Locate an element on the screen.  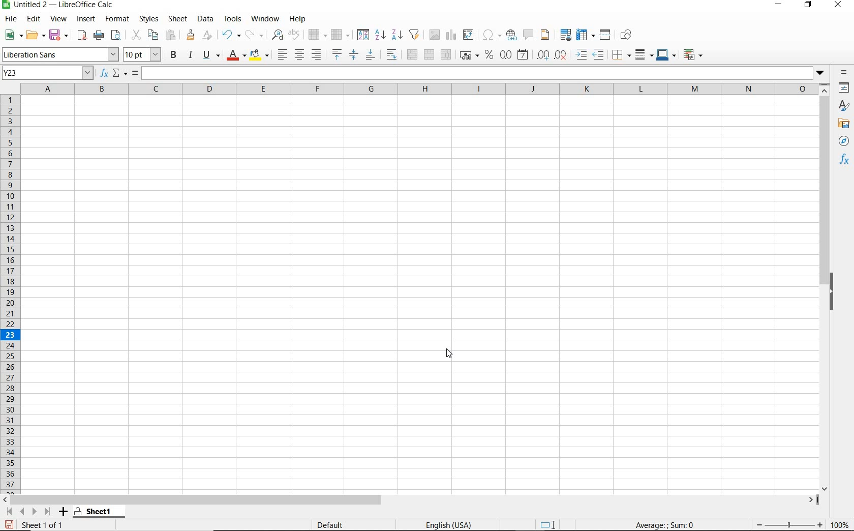
CURSOR AFTER PROTECTING WORKSHEET is located at coordinates (454, 356).